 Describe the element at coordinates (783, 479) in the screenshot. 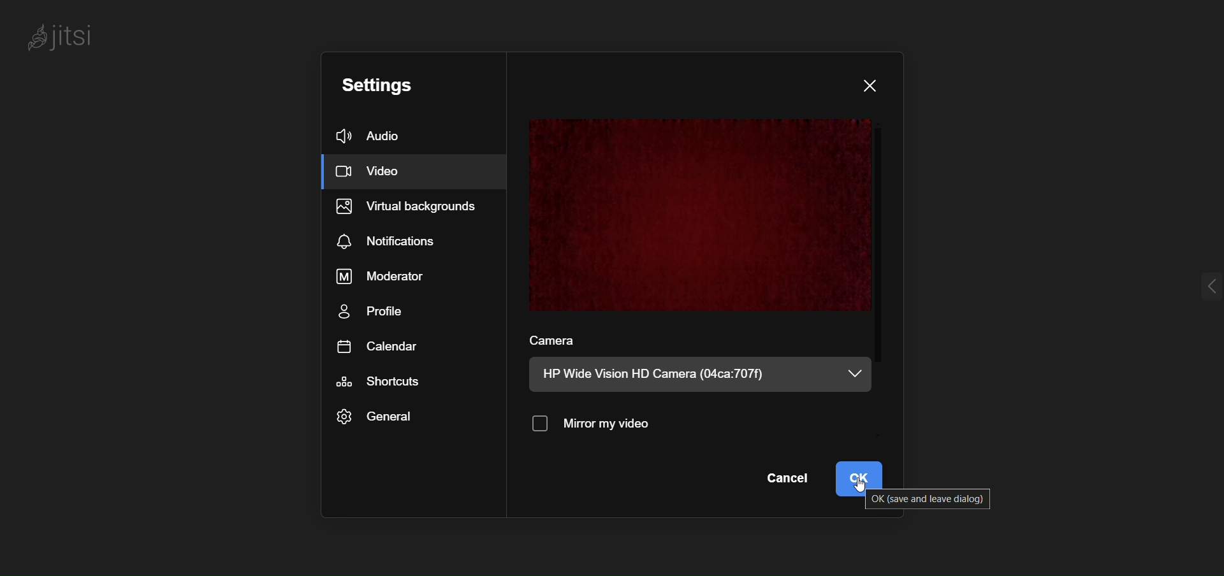

I see `cancel` at that location.